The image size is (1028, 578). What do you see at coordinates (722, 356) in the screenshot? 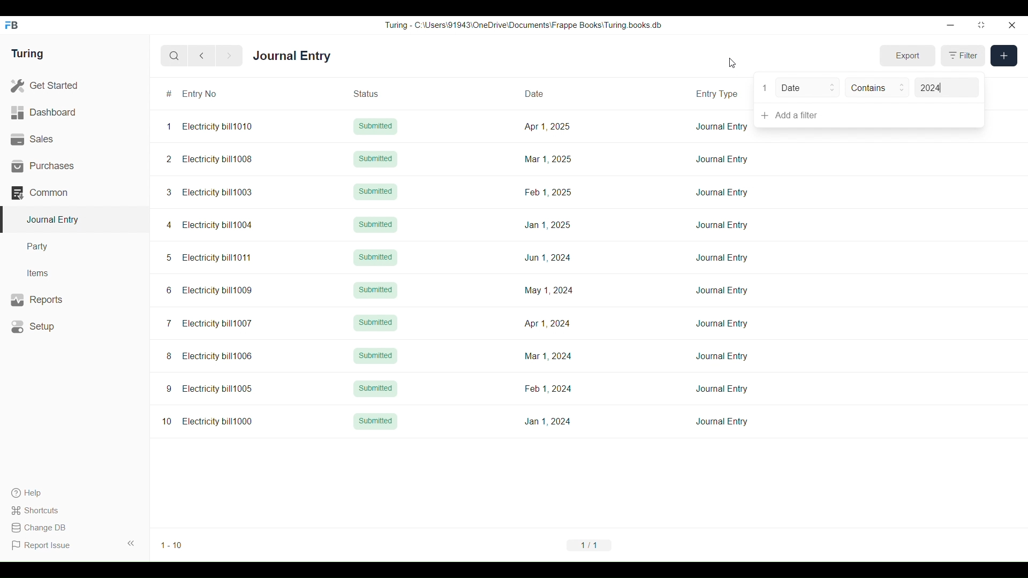
I see `Journal Entry` at bounding box center [722, 356].